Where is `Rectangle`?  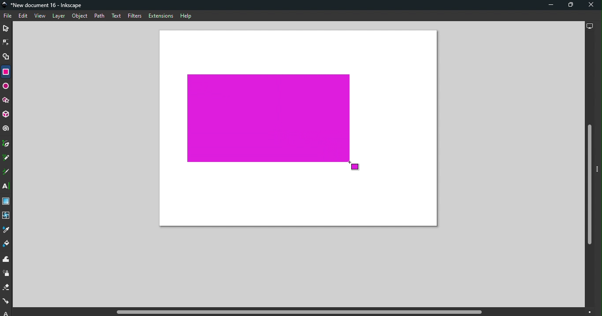
Rectangle is located at coordinates (268, 119).